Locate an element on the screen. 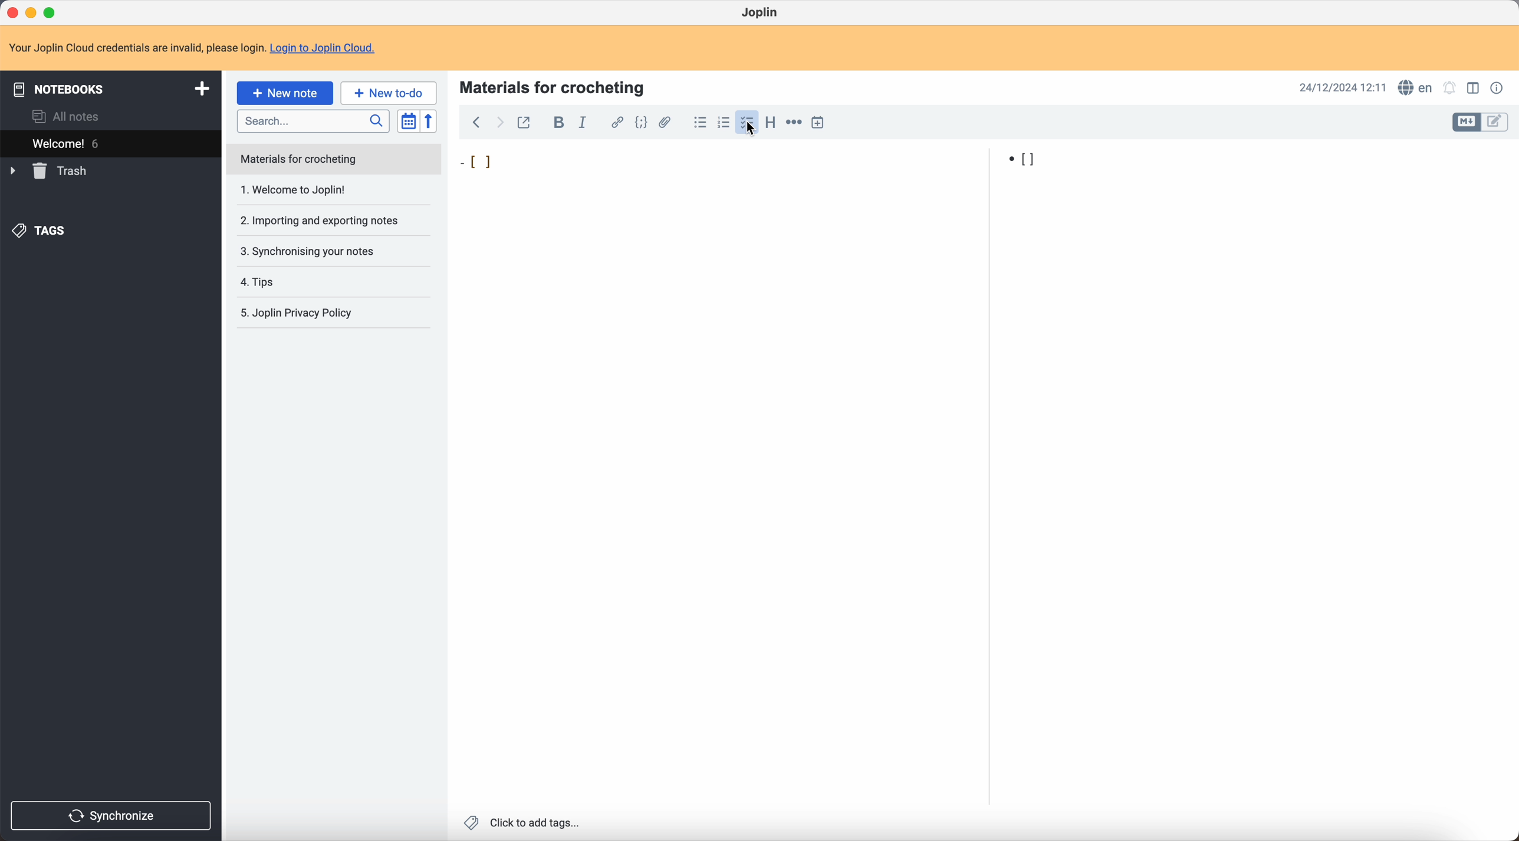 Image resolution: width=1519 pixels, height=841 pixels. foward is located at coordinates (498, 124).